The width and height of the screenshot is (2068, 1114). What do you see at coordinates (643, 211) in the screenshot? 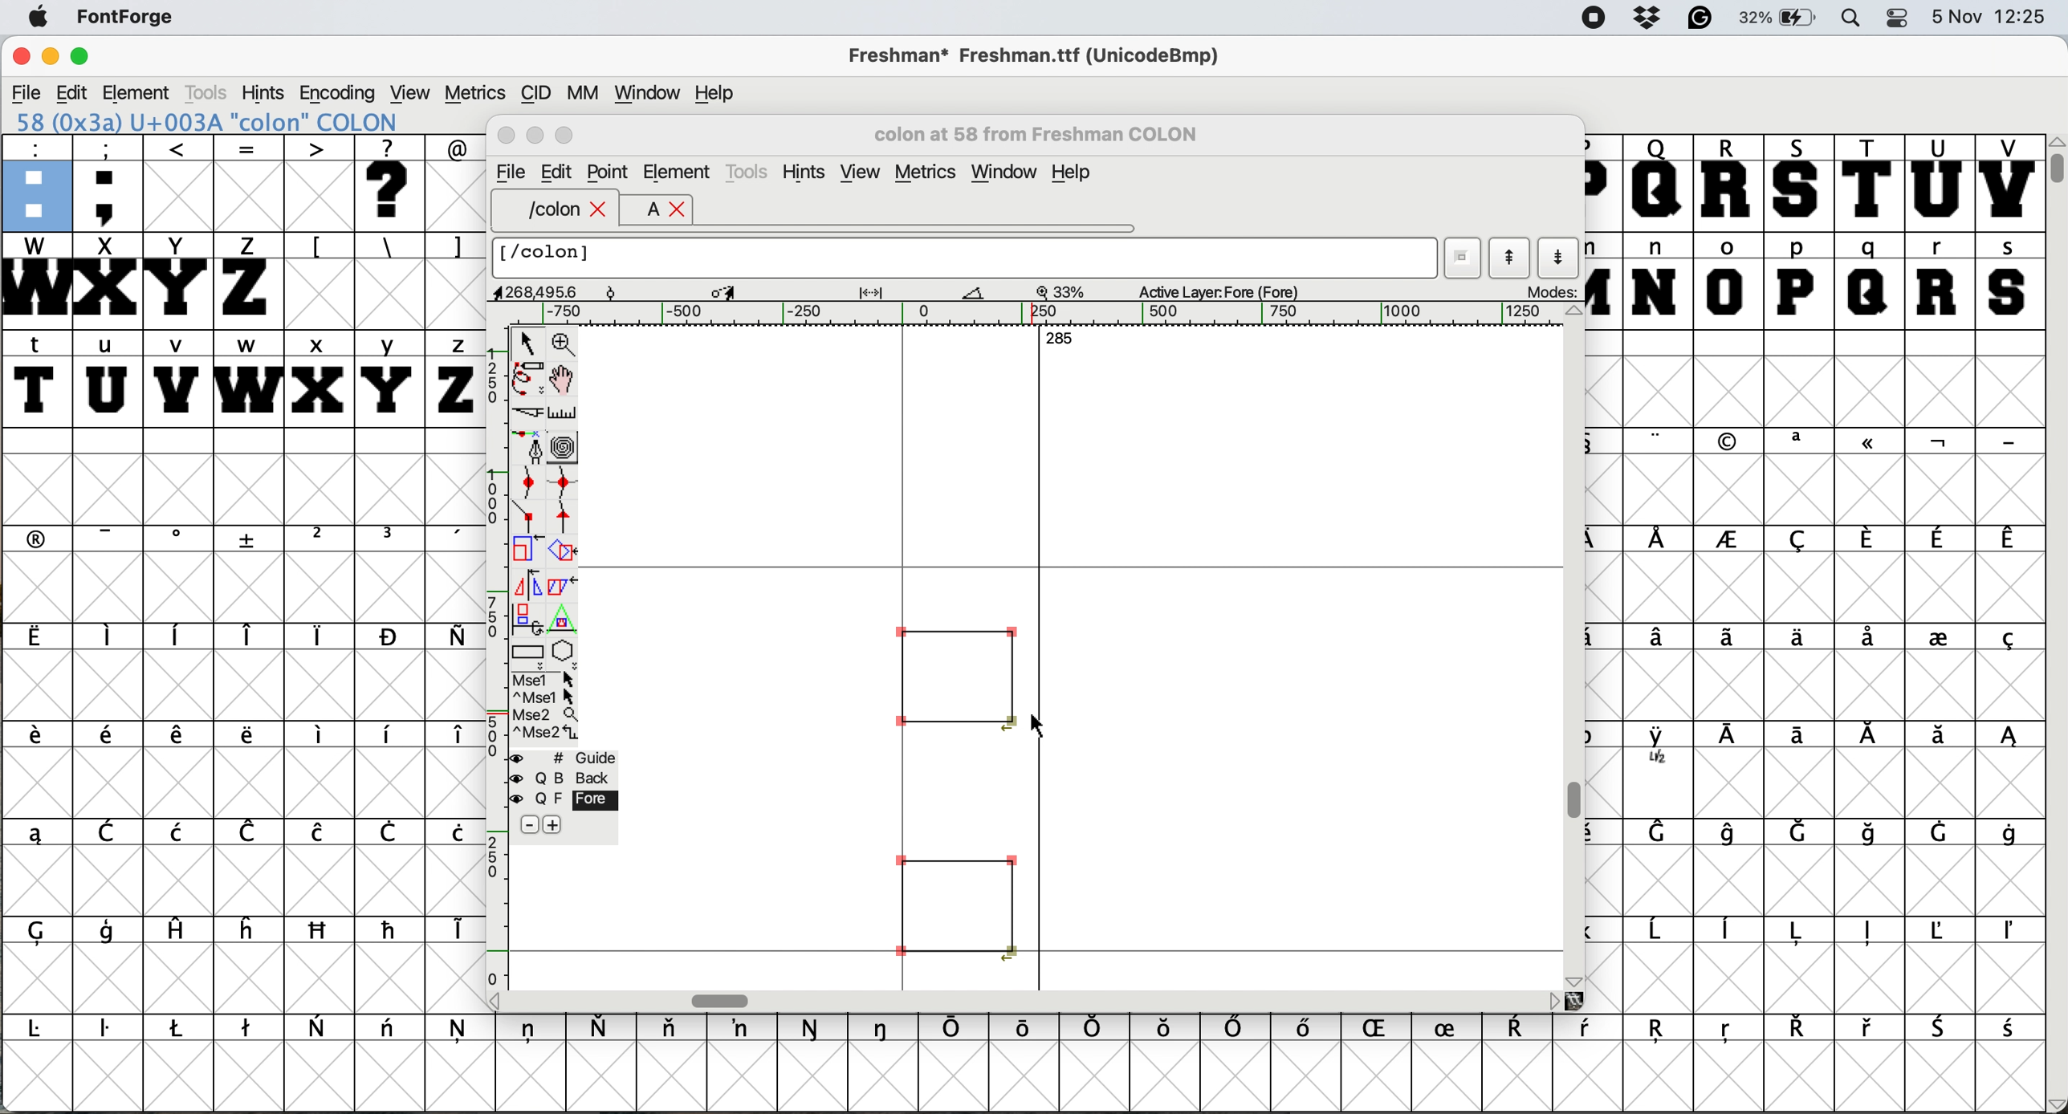
I see `a` at bounding box center [643, 211].